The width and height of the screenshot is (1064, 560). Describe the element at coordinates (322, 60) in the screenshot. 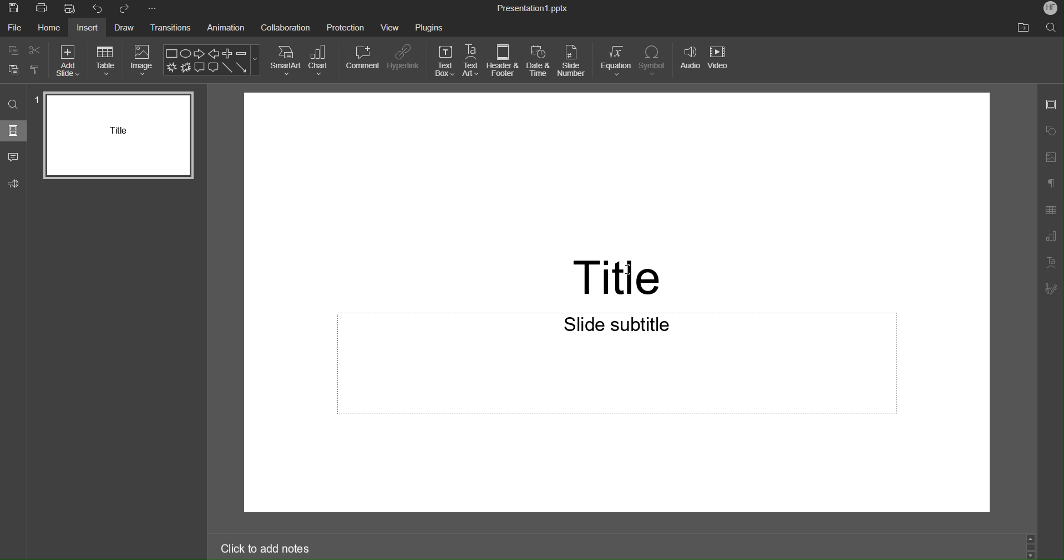

I see `Chart` at that location.